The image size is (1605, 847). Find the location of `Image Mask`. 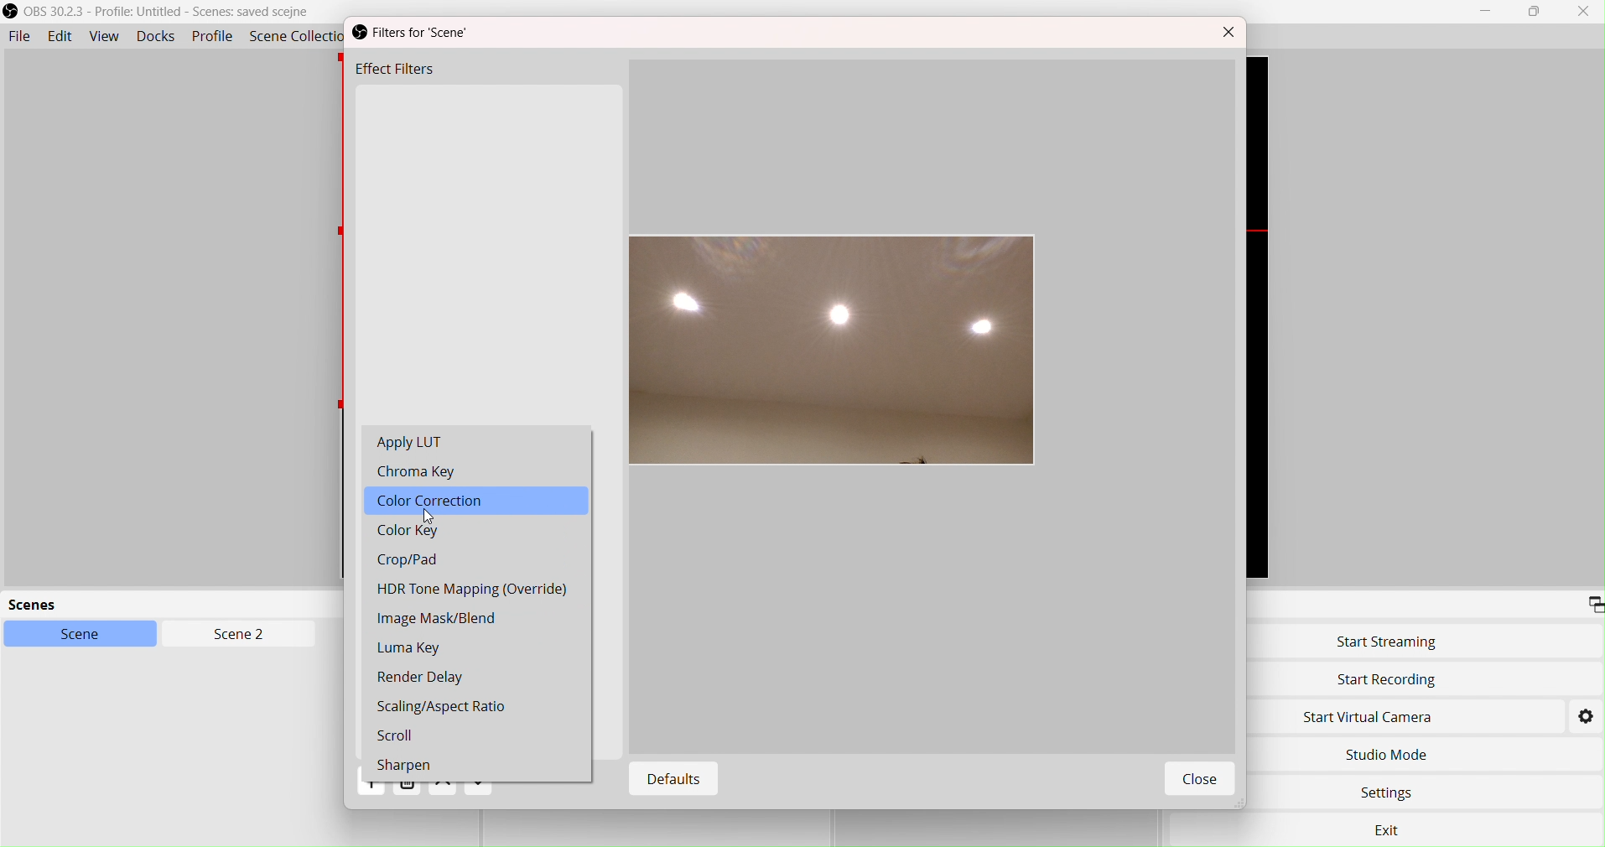

Image Mask is located at coordinates (437, 620).